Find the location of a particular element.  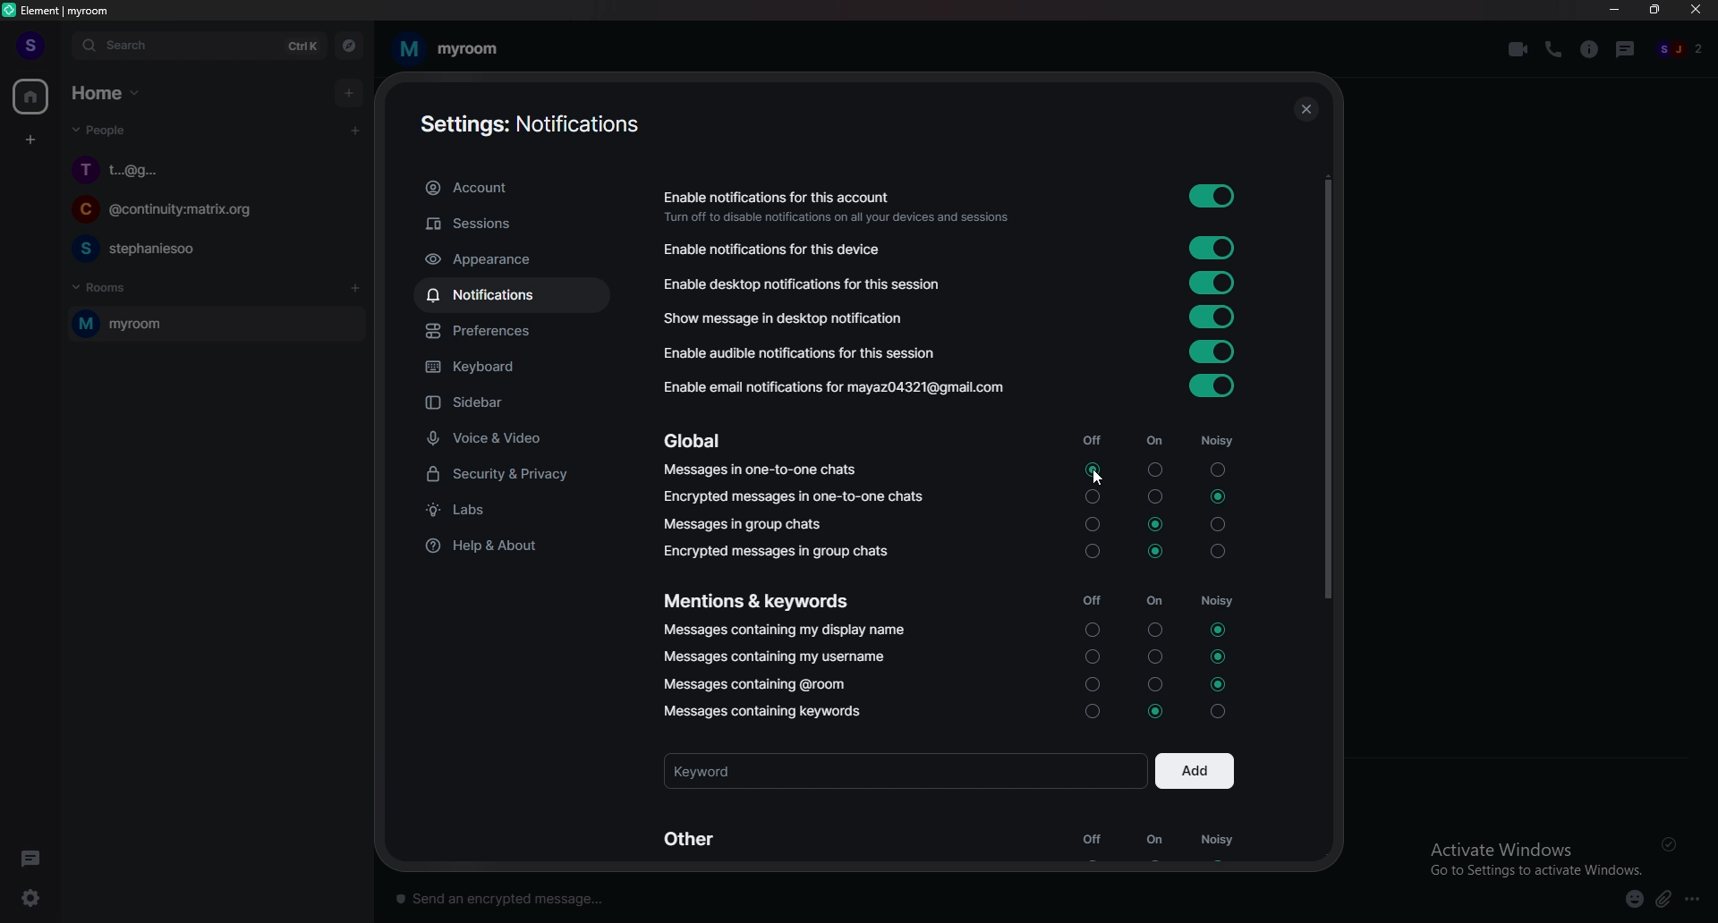

text input is located at coordinates (891, 895).